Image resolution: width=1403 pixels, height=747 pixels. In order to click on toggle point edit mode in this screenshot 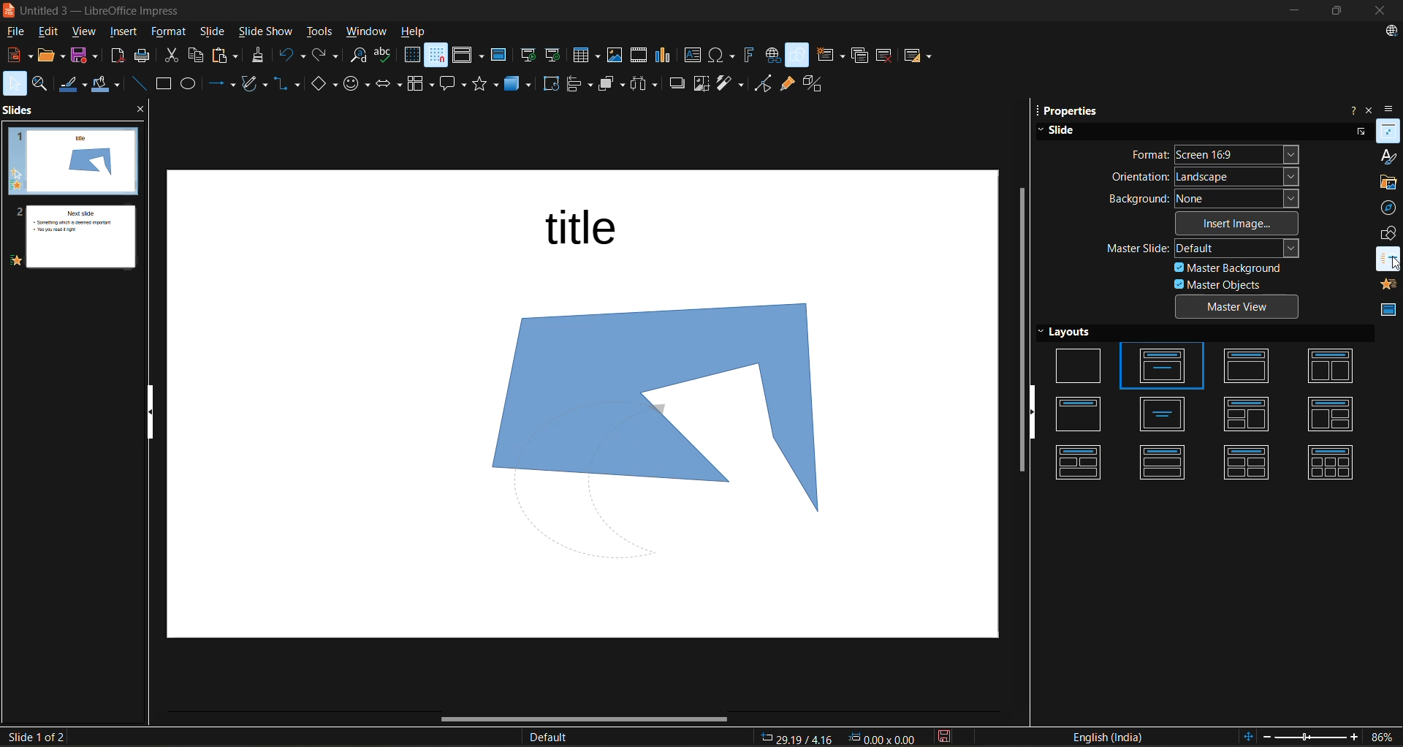, I will do `click(764, 83)`.